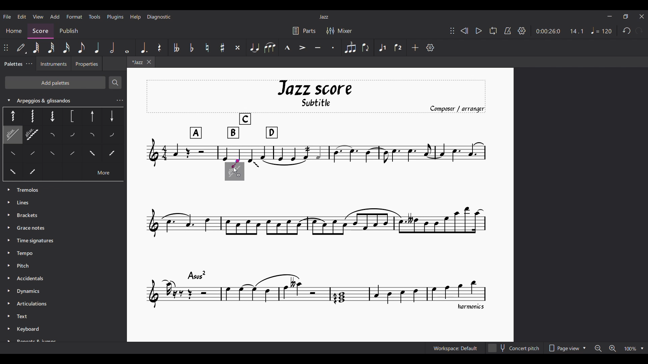  I want to click on Score, current section highlighted, so click(40, 30).